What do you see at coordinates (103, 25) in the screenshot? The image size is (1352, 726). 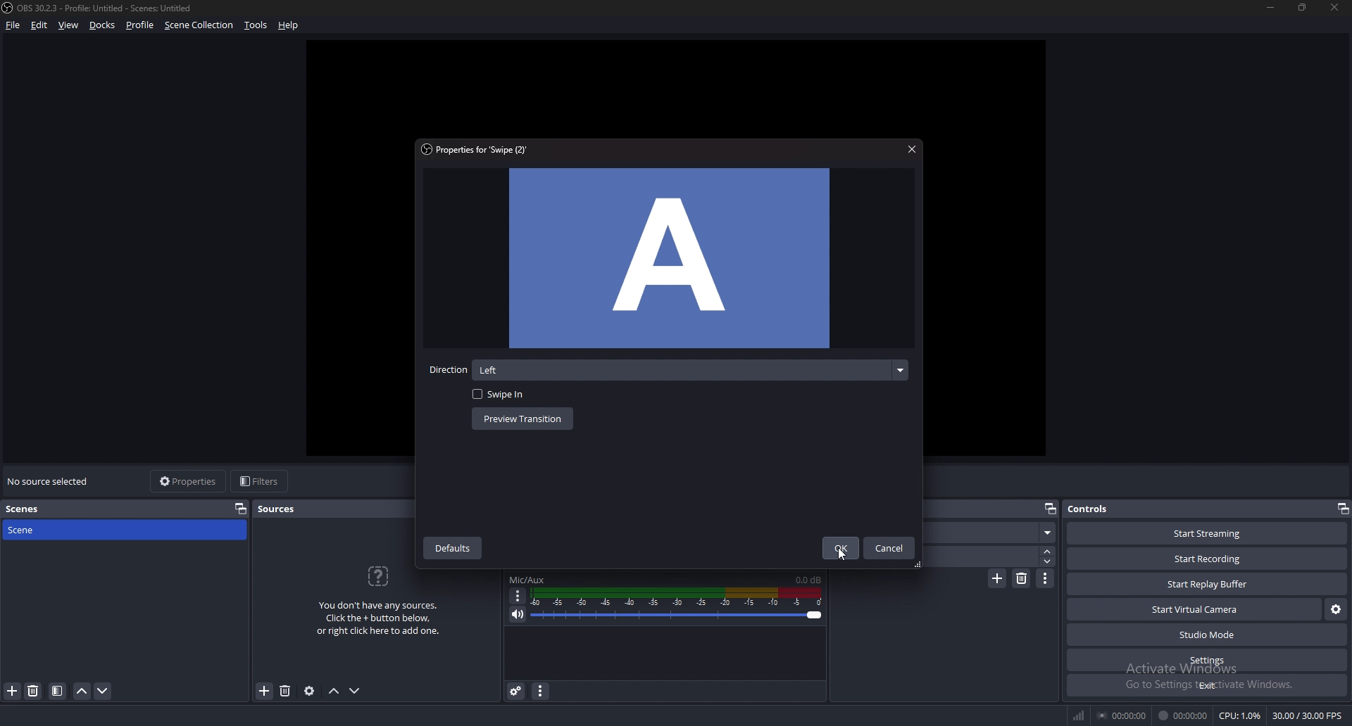 I see `docks` at bounding box center [103, 25].